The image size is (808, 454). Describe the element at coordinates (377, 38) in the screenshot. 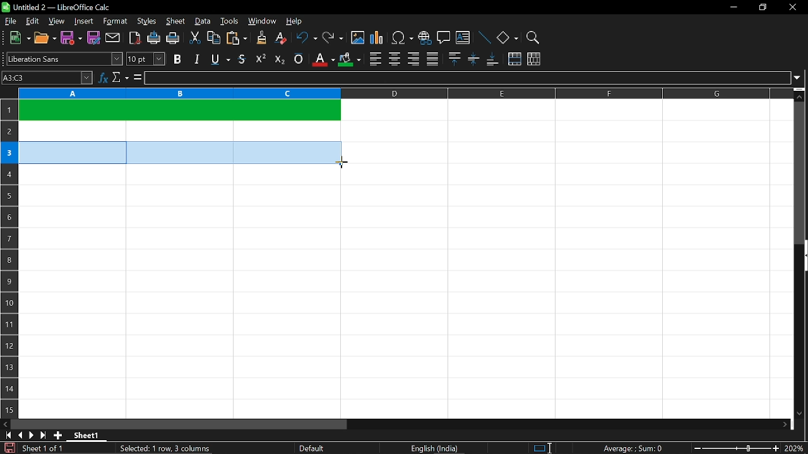

I see `insert chart` at that location.